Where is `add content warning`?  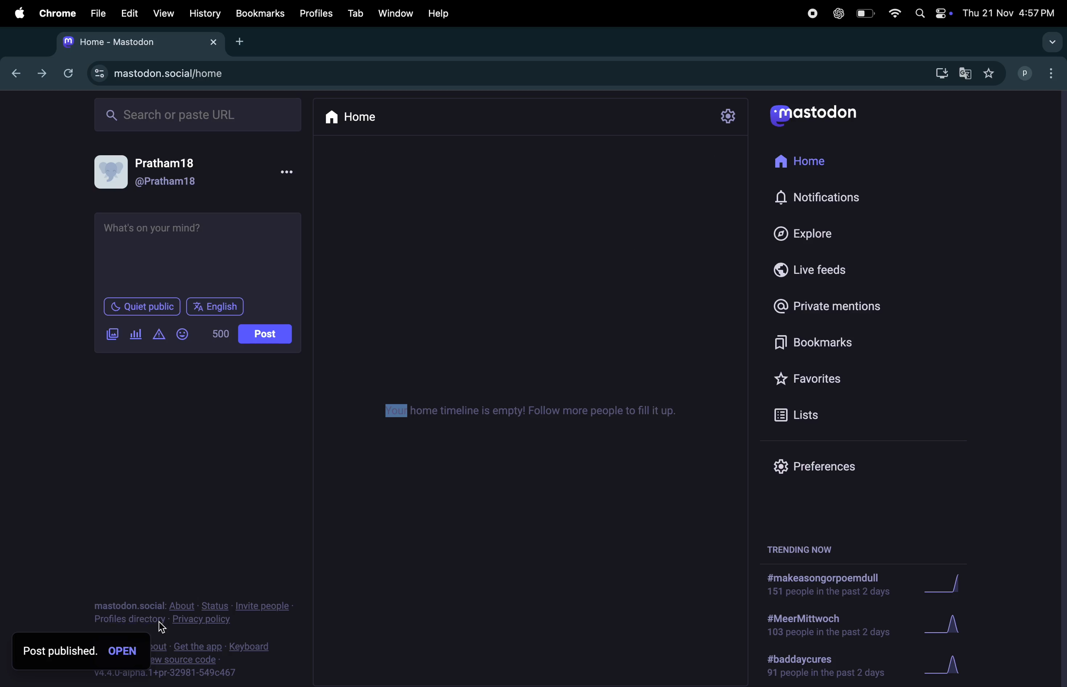
add content warning is located at coordinates (159, 335).